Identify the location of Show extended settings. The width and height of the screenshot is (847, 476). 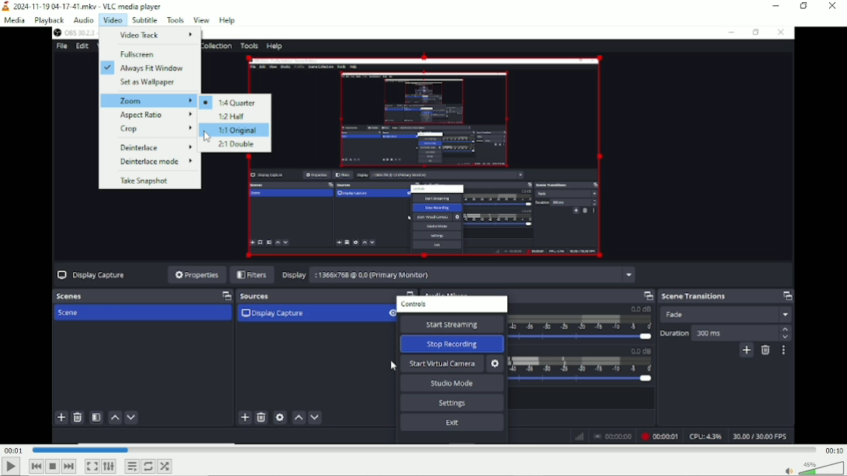
(109, 467).